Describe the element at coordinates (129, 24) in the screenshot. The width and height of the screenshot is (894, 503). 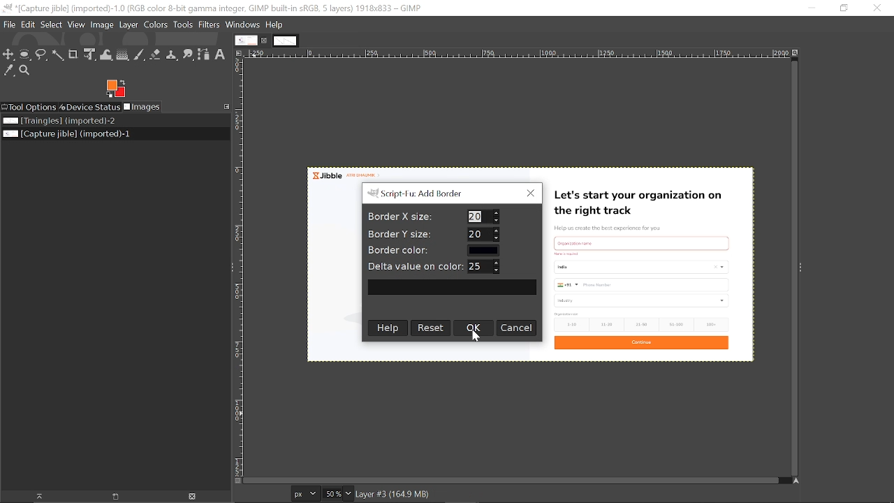
I see `Layer` at that location.